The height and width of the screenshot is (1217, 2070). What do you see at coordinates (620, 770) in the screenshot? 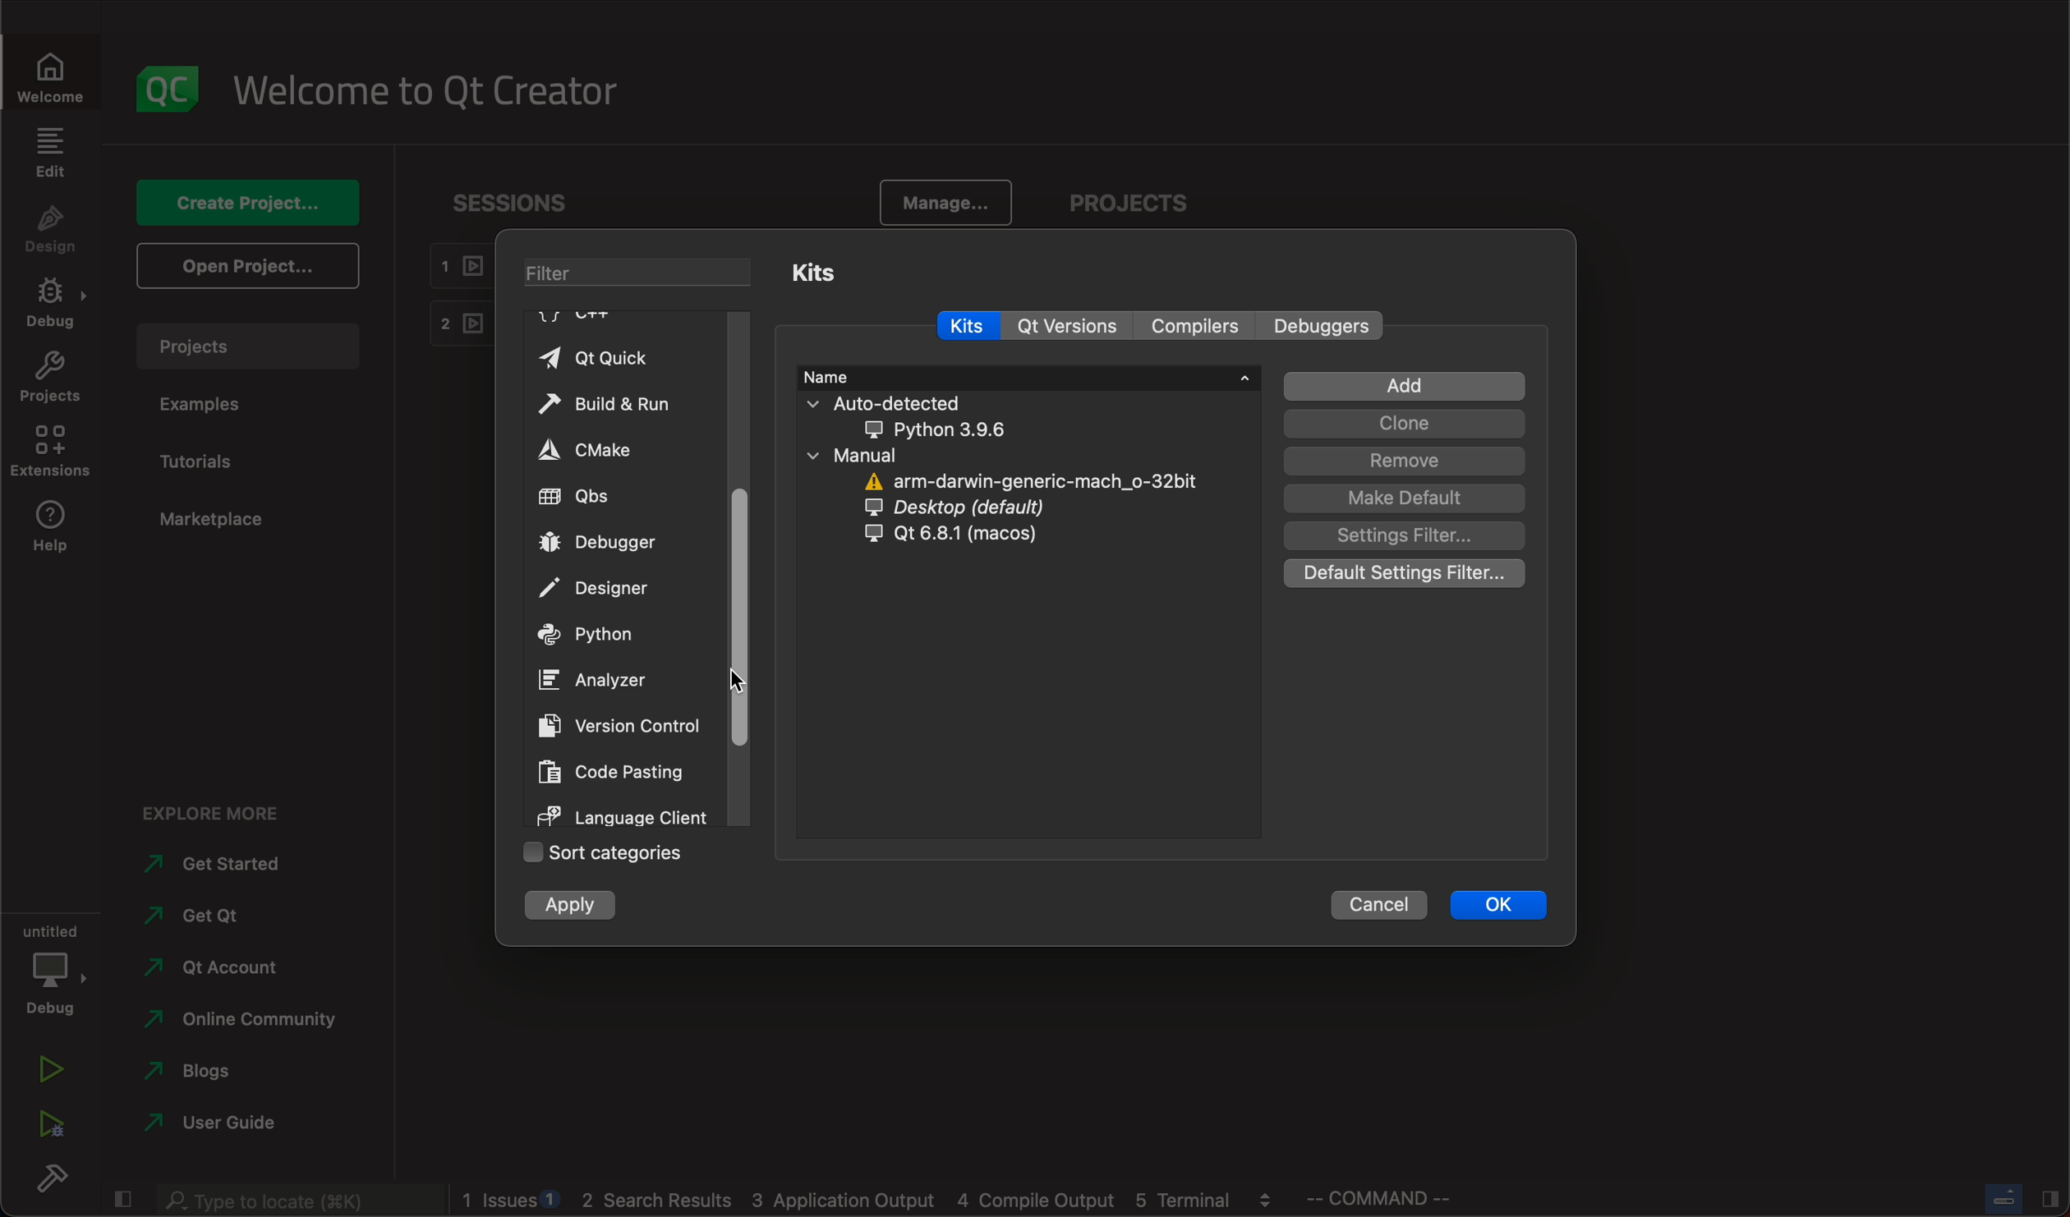
I see `code ` at bounding box center [620, 770].